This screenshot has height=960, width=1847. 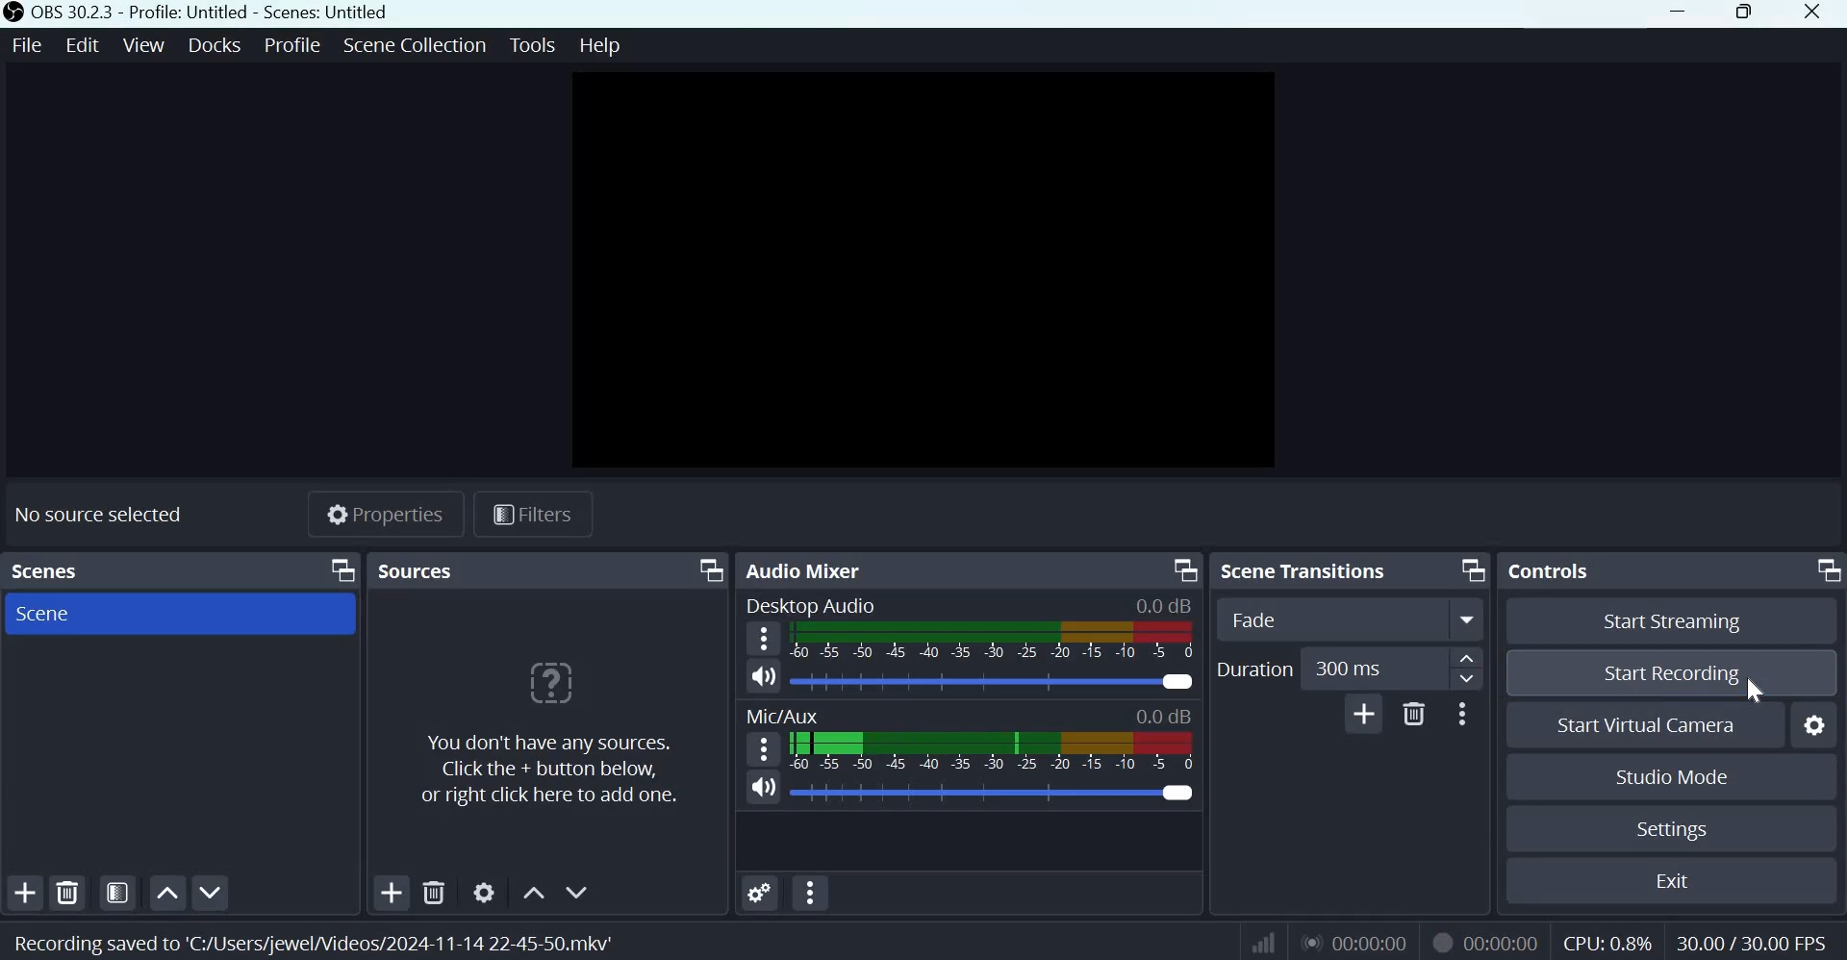 What do you see at coordinates (969, 795) in the screenshot?
I see `` at bounding box center [969, 795].